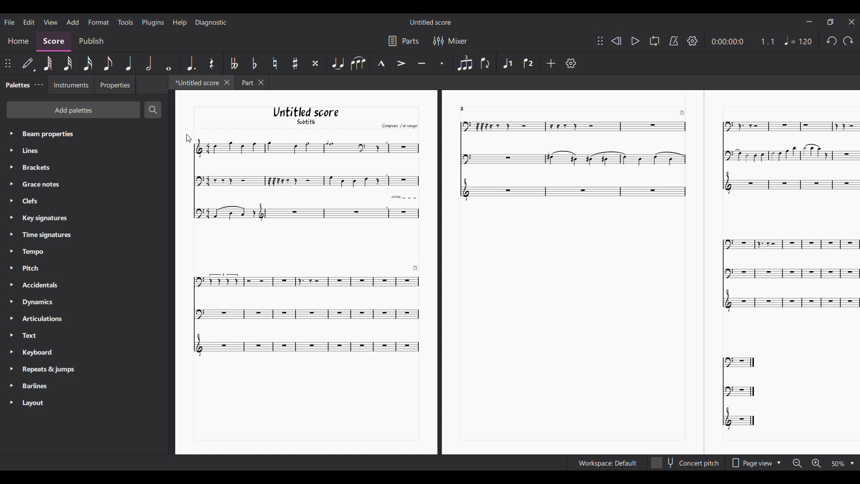 The width and height of the screenshot is (860, 484). I want to click on Comput arrange, so click(398, 125).